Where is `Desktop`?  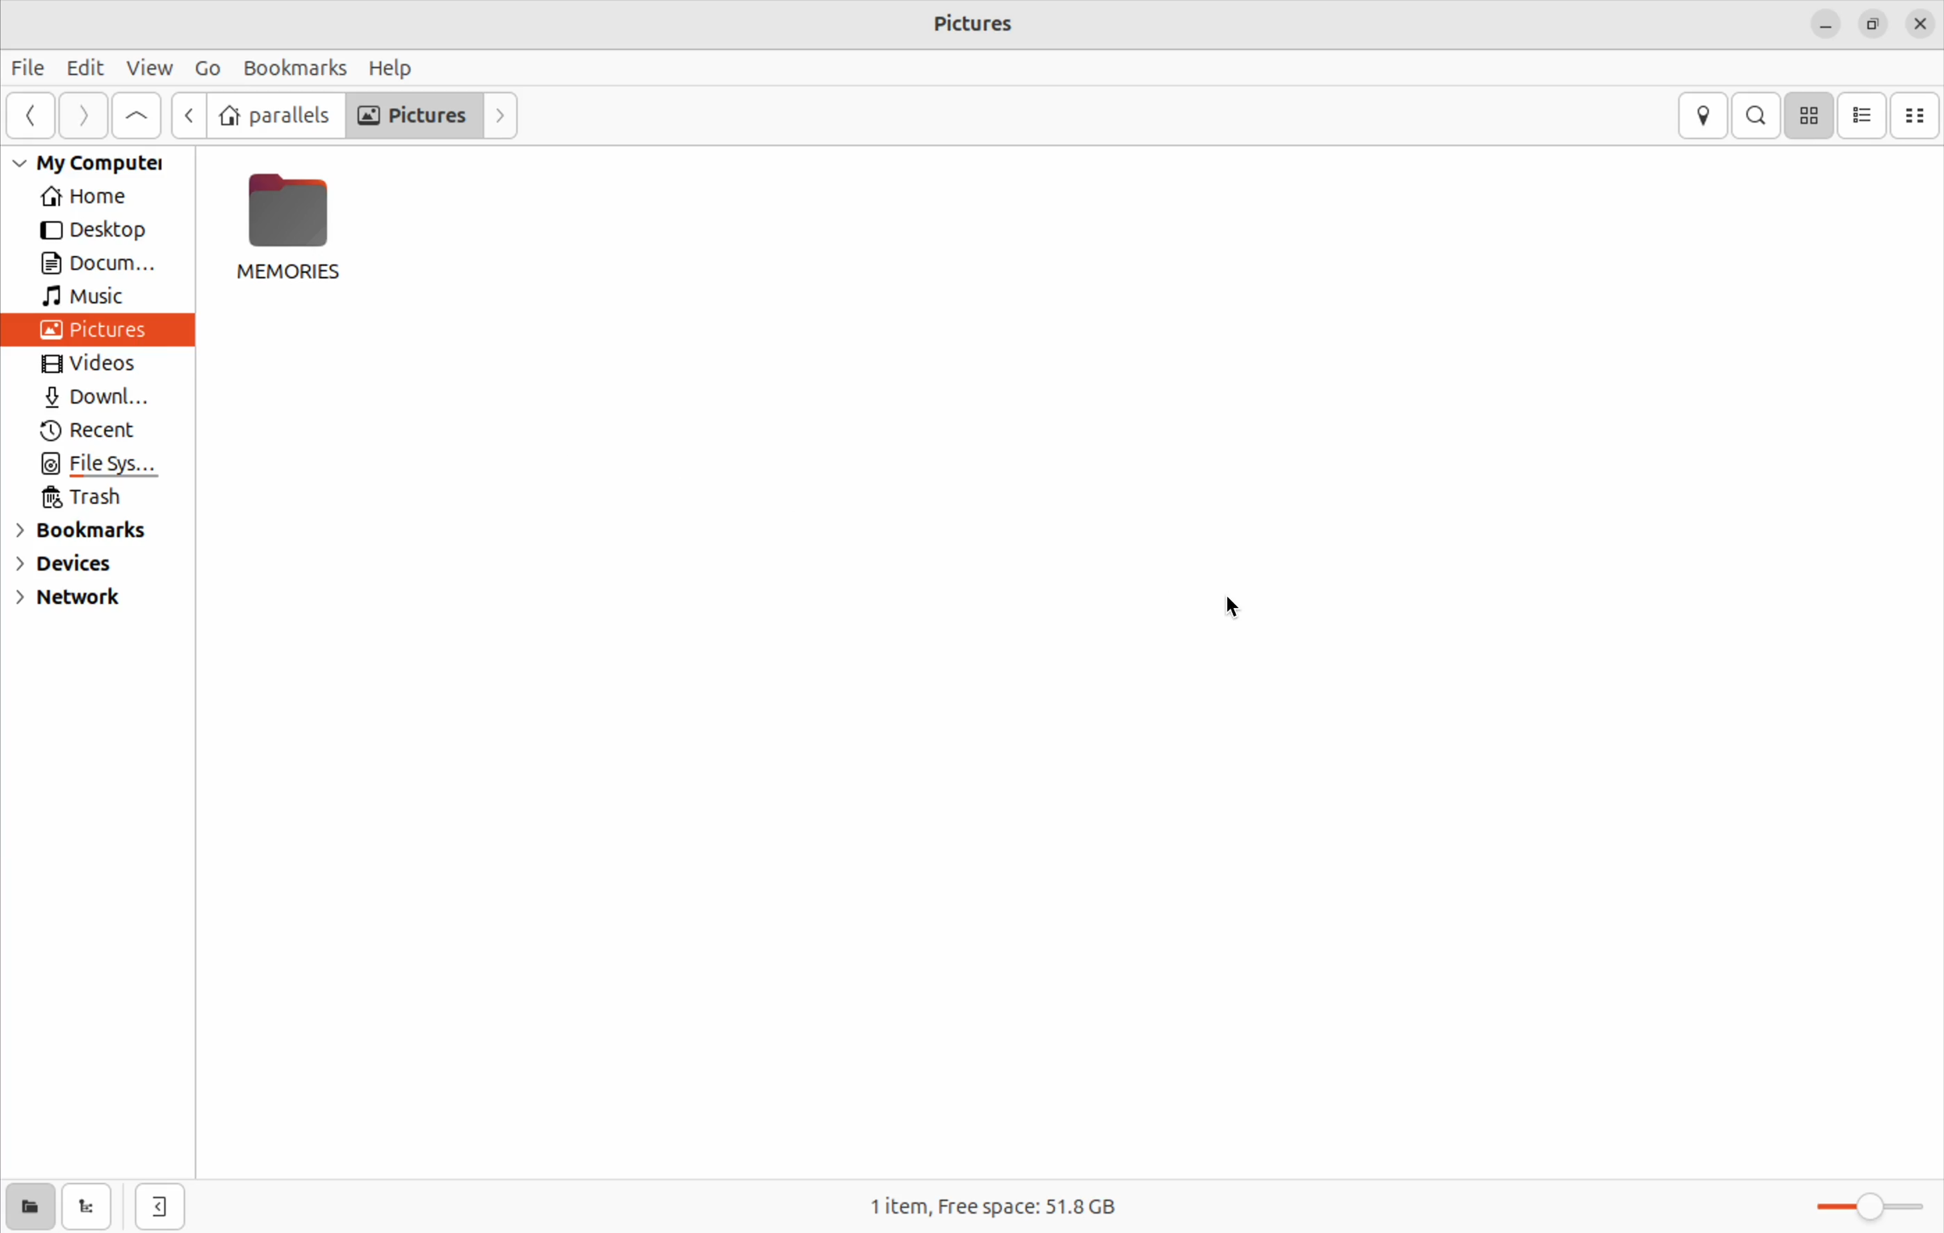 Desktop is located at coordinates (93, 228).